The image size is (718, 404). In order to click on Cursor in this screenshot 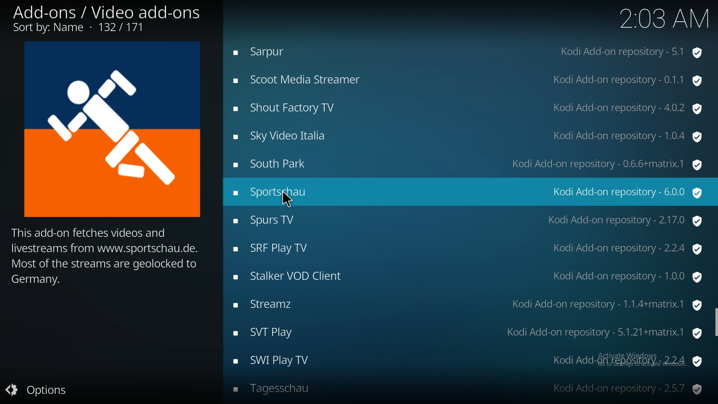, I will do `click(282, 200)`.